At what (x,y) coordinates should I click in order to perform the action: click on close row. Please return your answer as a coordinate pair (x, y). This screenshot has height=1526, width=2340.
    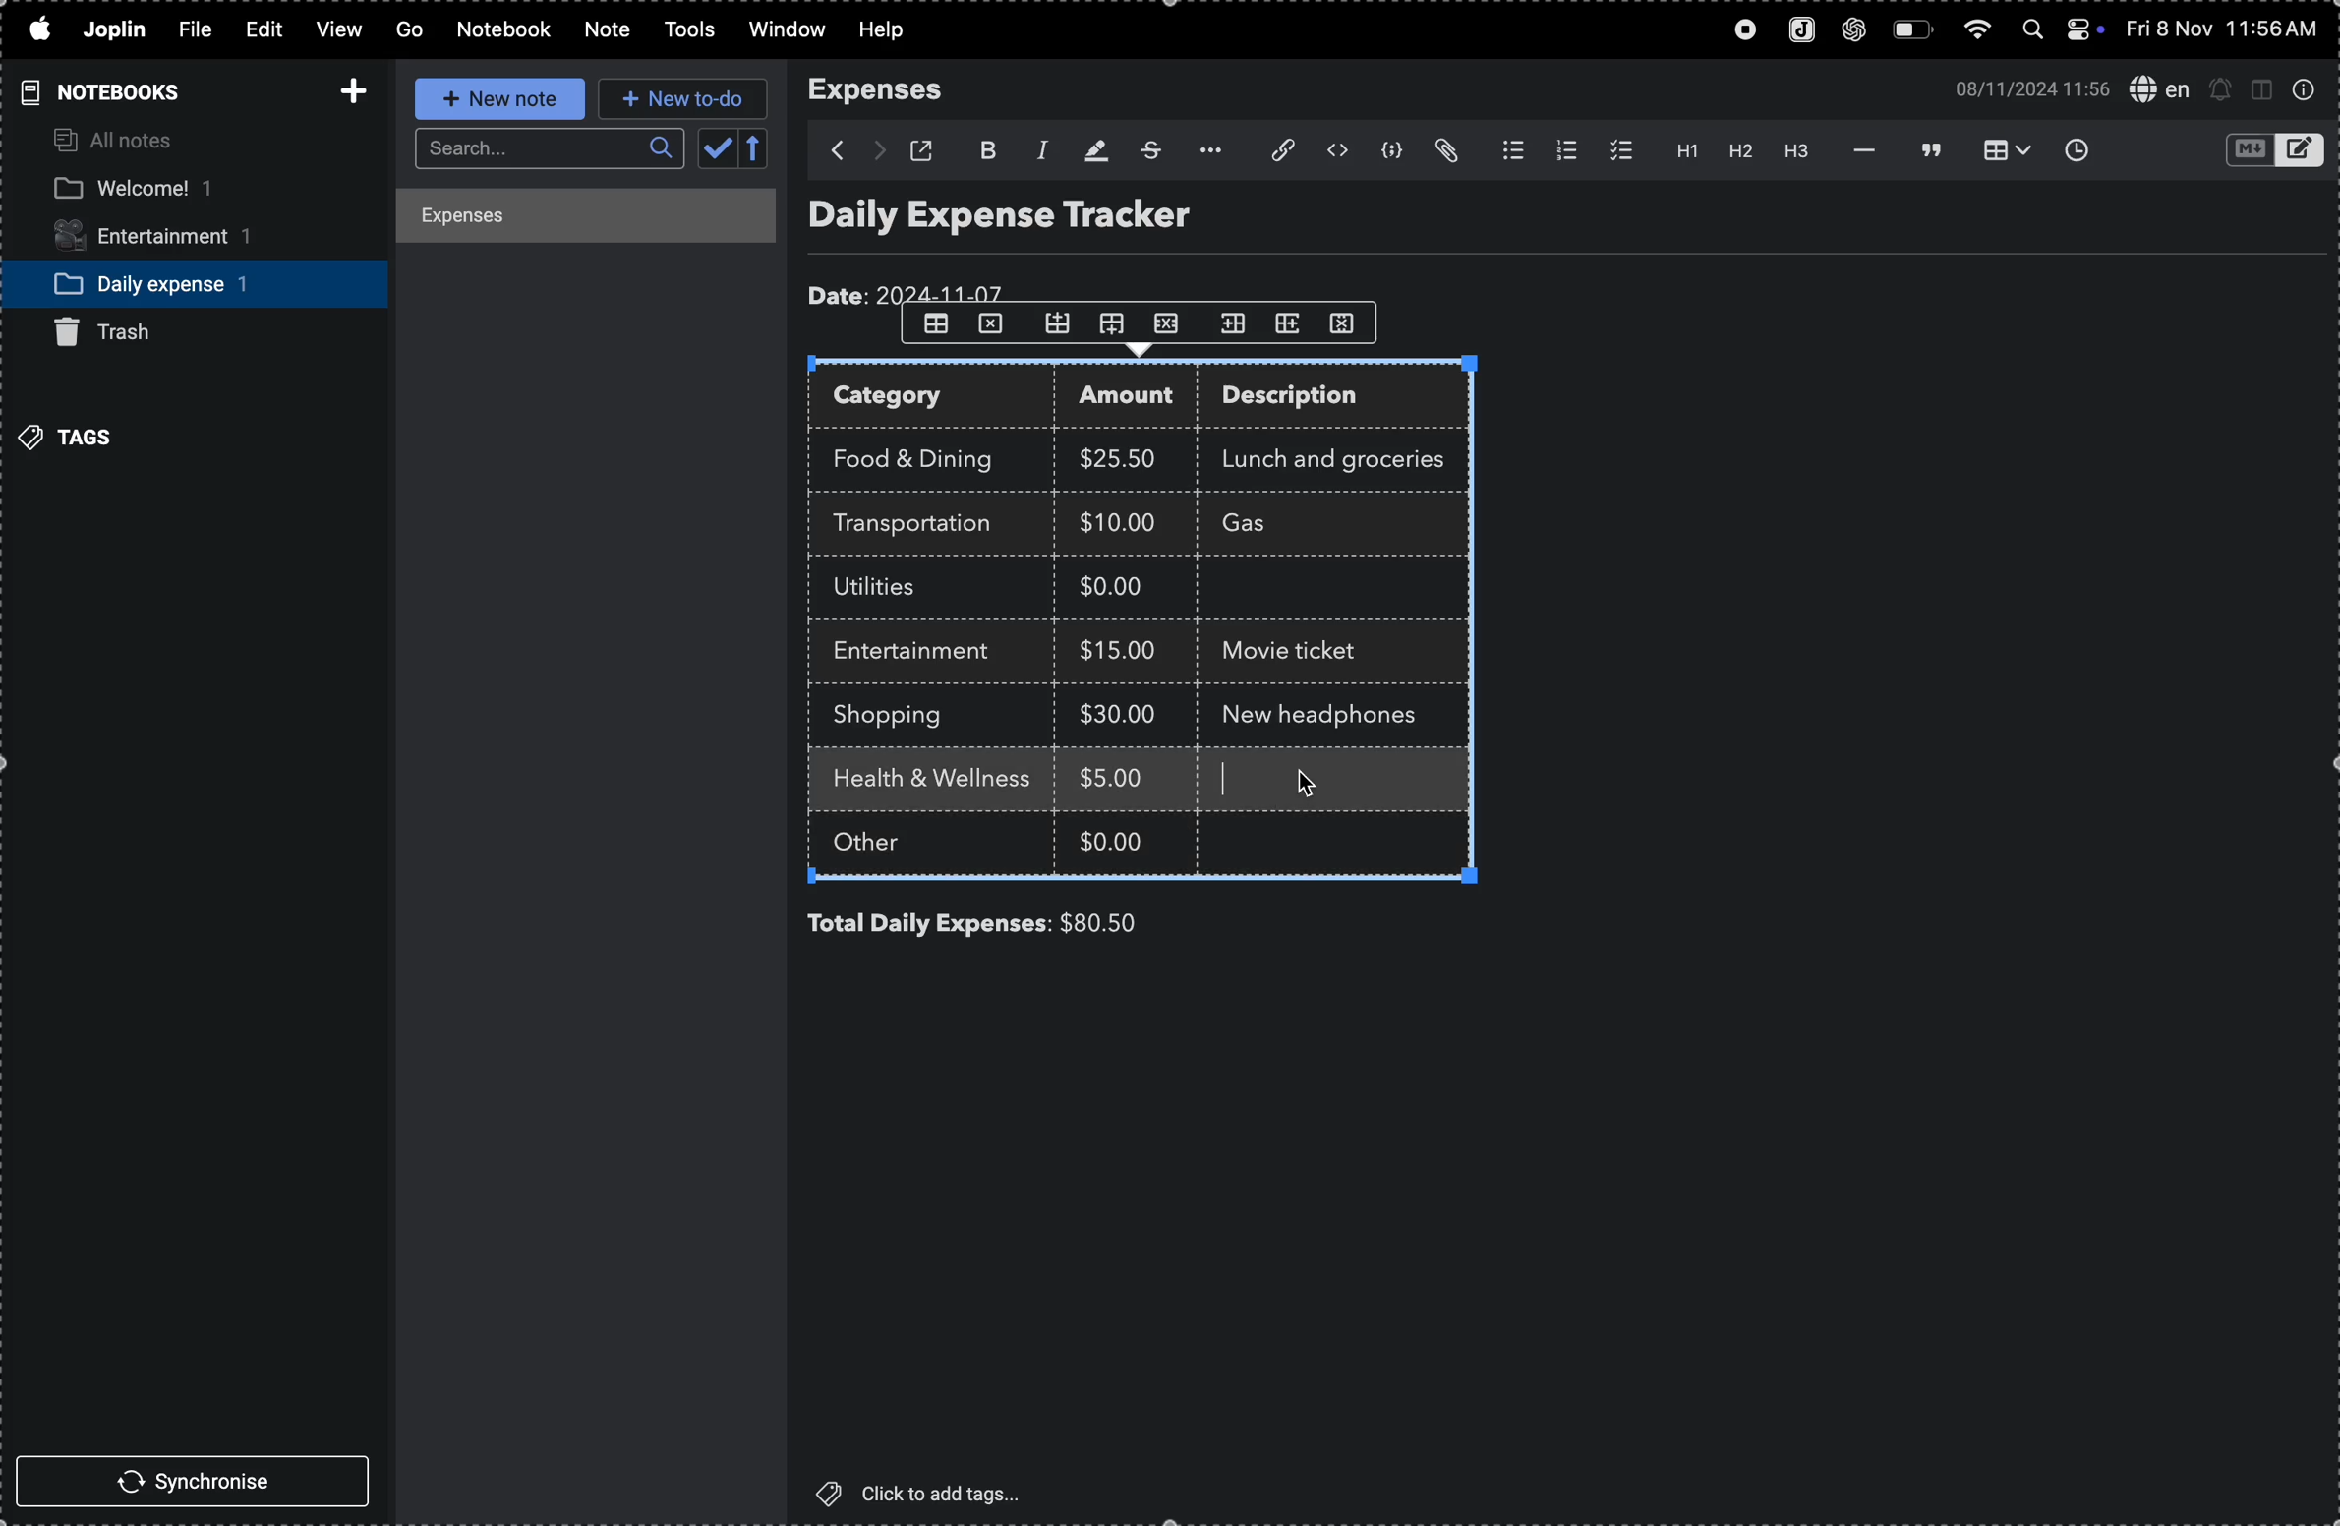
    Looking at the image, I should click on (992, 328).